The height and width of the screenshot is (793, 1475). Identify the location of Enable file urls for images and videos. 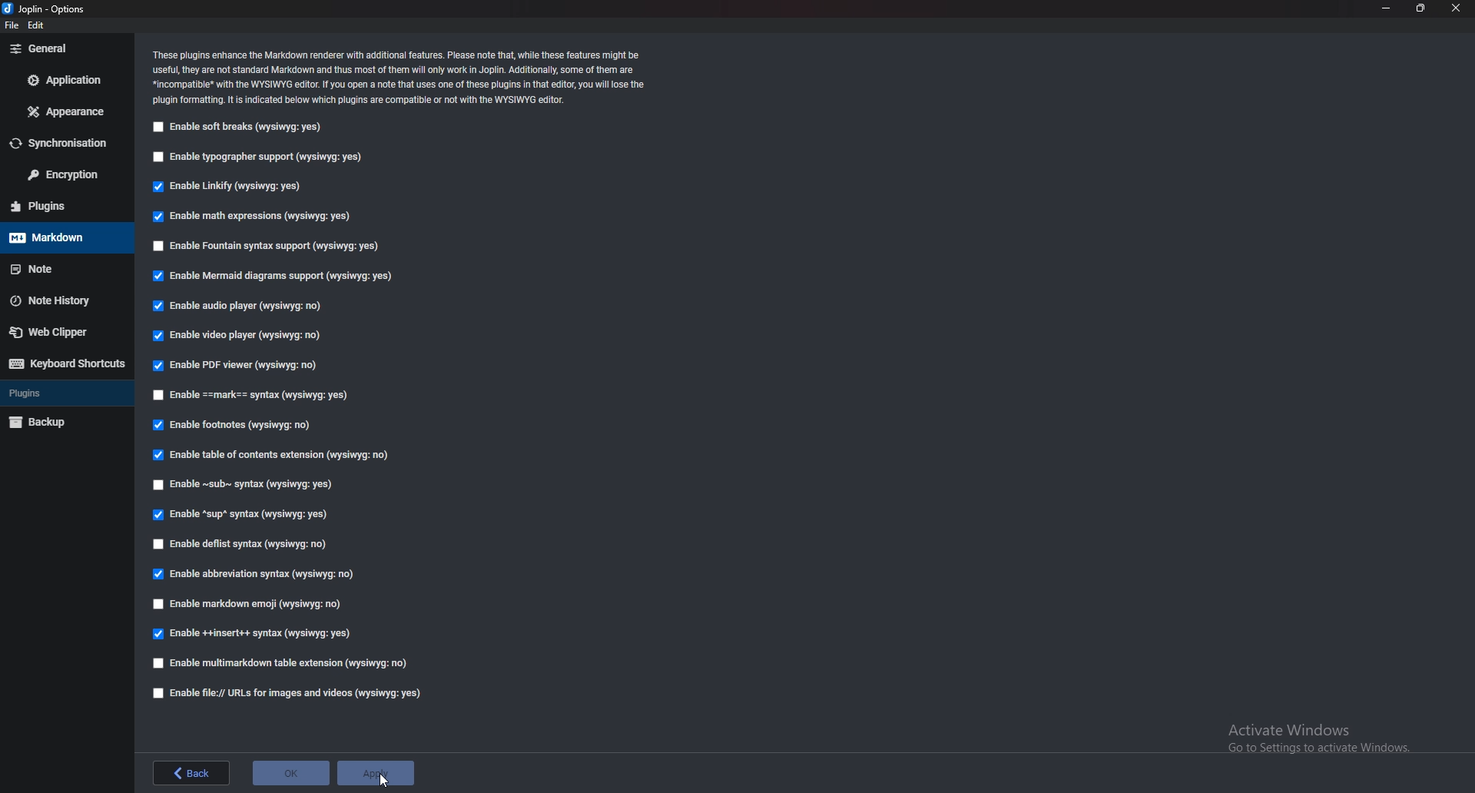
(282, 692).